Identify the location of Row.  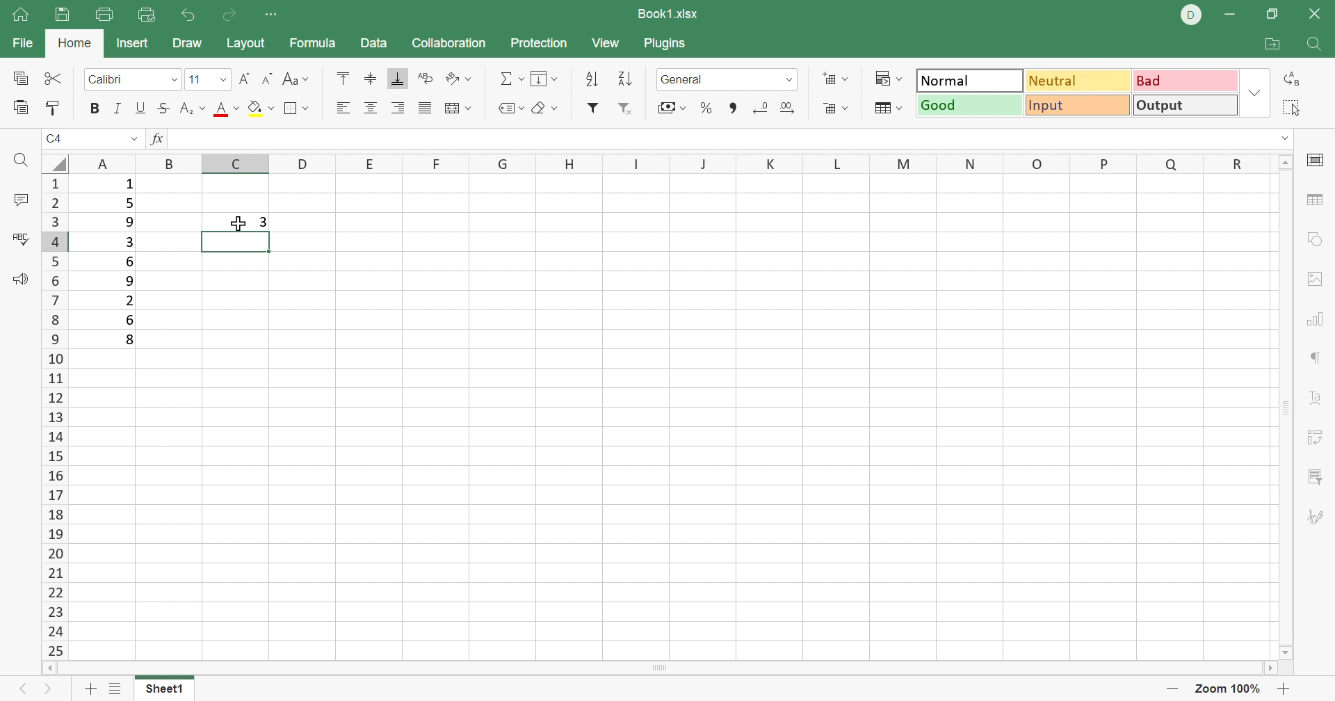
(676, 164).